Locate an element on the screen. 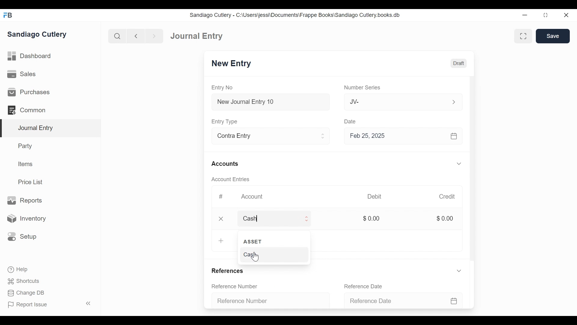 This screenshot has height=325, width=577. Navigate Back is located at coordinates (136, 36).